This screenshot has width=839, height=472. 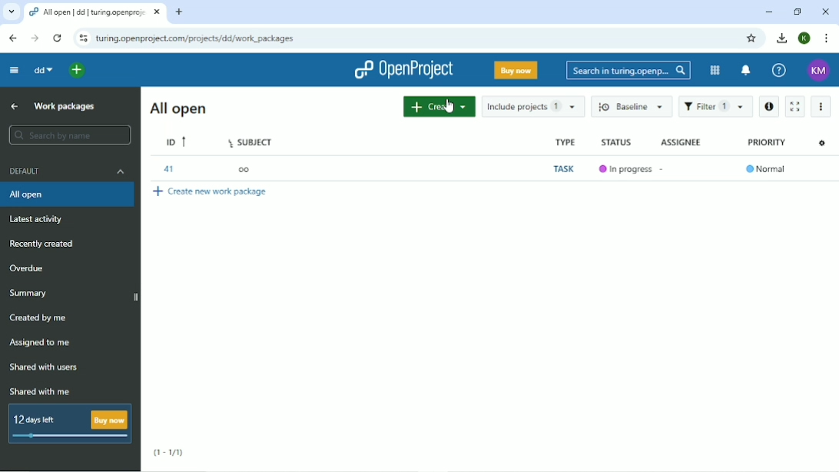 What do you see at coordinates (565, 169) in the screenshot?
I see `Task` at bounding box center [565, 169].